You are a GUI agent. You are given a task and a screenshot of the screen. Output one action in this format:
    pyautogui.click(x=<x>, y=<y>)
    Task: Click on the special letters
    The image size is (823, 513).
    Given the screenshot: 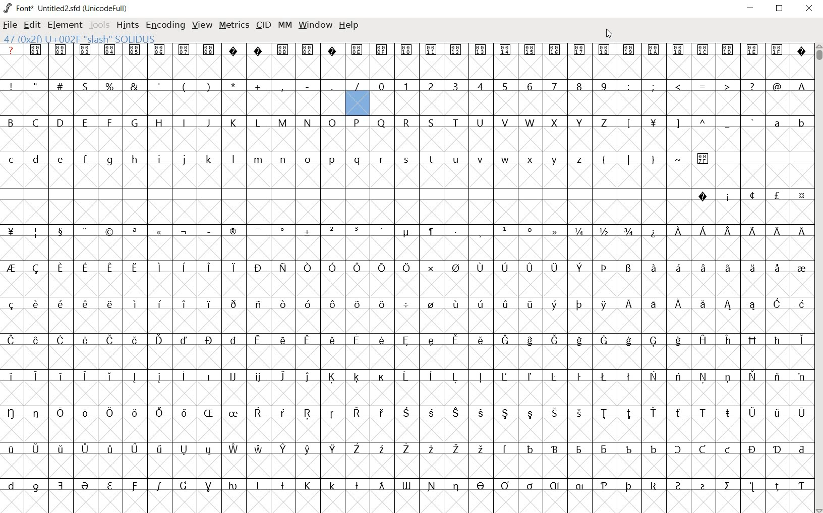 What is the action you would take?
    pyautogui.click(x=405, y=303)
    